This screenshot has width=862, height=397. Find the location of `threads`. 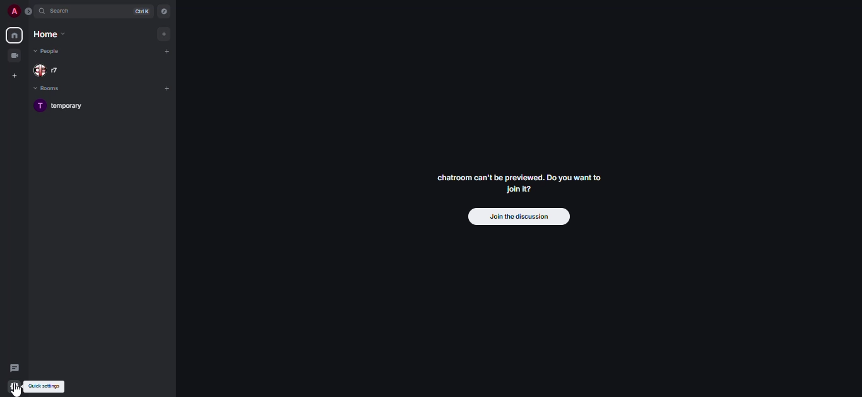

threads is located at coordinates (16, 367).